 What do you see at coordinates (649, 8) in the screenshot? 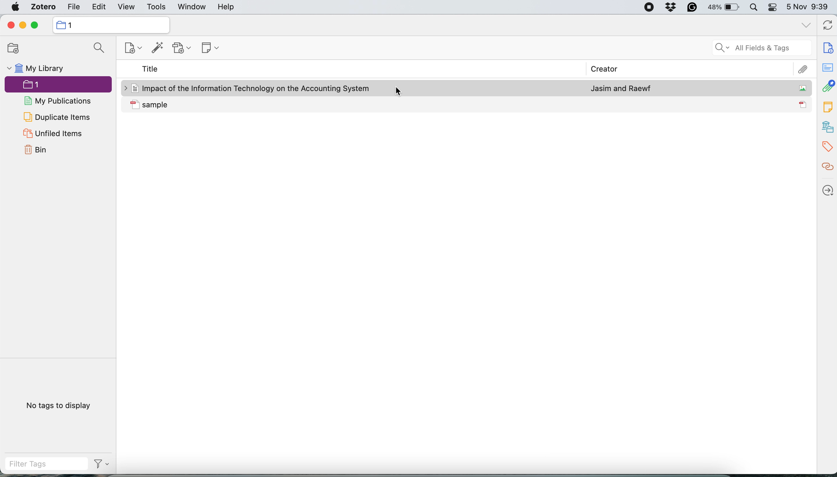
I see `screen recorder` at bounding box center [649, 8].